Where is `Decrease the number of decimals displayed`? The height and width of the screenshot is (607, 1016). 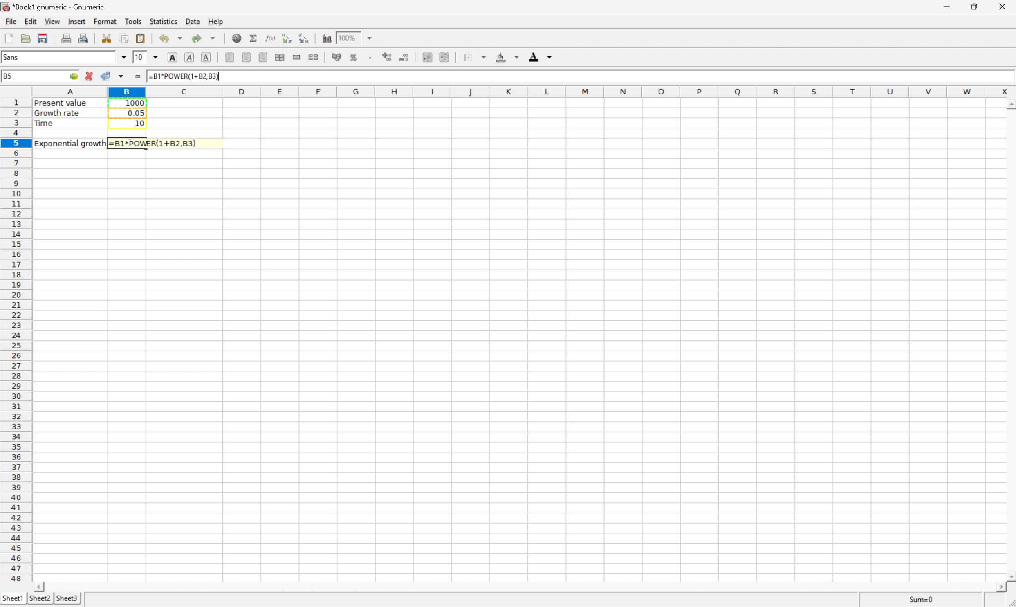 Decrease the number of decimals displayed is located at coordinates (404, 57).